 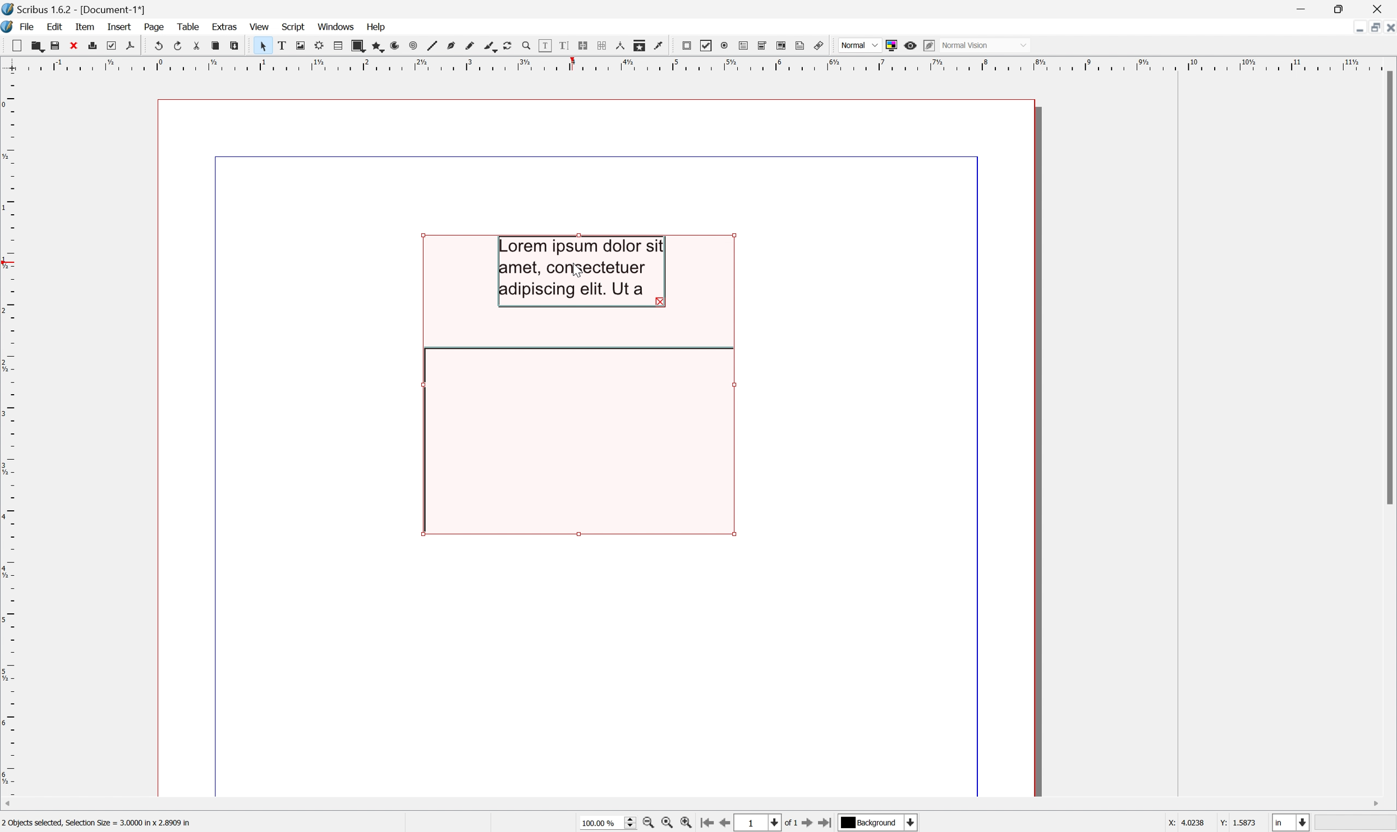 What do you see at coordinates (709, 824) in the screenshot?
I see `Go to the first page` at bounding box center [709, 824].